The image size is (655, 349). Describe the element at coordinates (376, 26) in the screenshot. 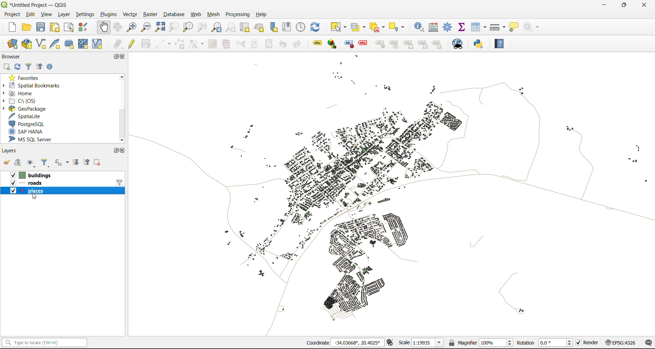

I see `deselect value` at that location.